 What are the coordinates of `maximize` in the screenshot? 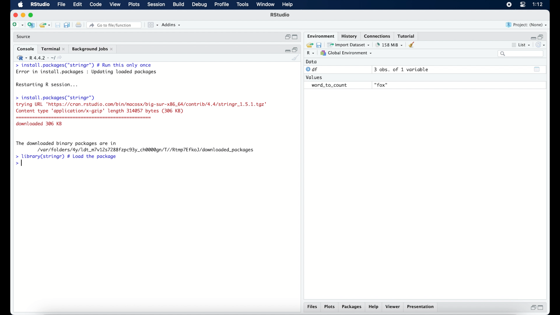 It's located at (32, 15).